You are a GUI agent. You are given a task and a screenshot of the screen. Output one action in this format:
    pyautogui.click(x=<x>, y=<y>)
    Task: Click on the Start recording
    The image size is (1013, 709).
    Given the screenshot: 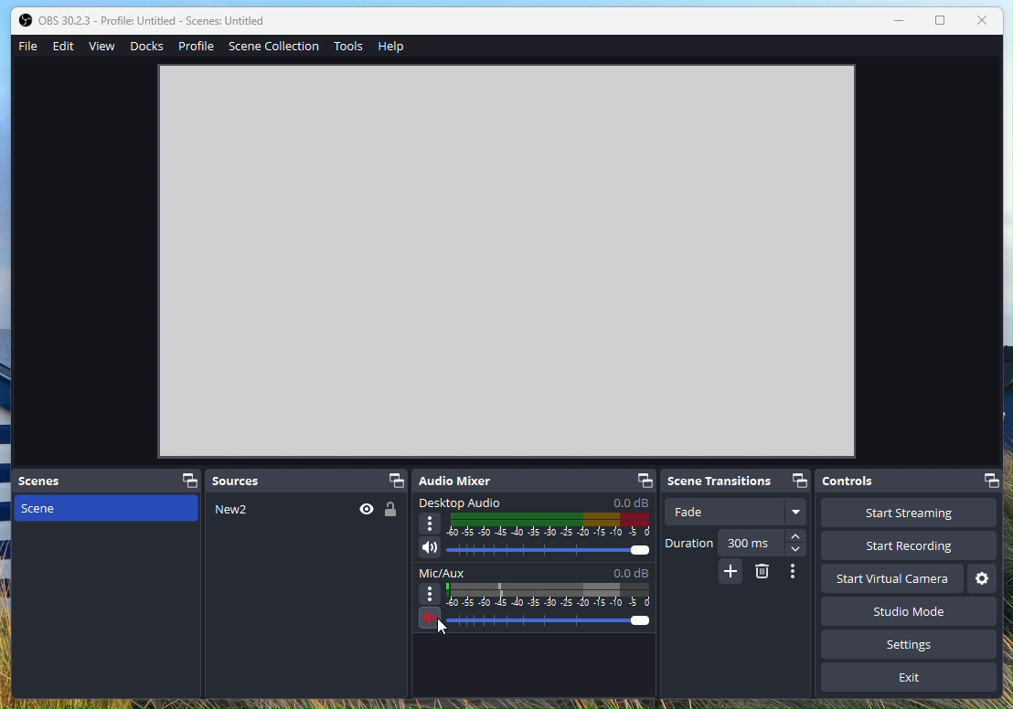 What is the action you would take?
    pyautogui.click(x=907, y=546)
    